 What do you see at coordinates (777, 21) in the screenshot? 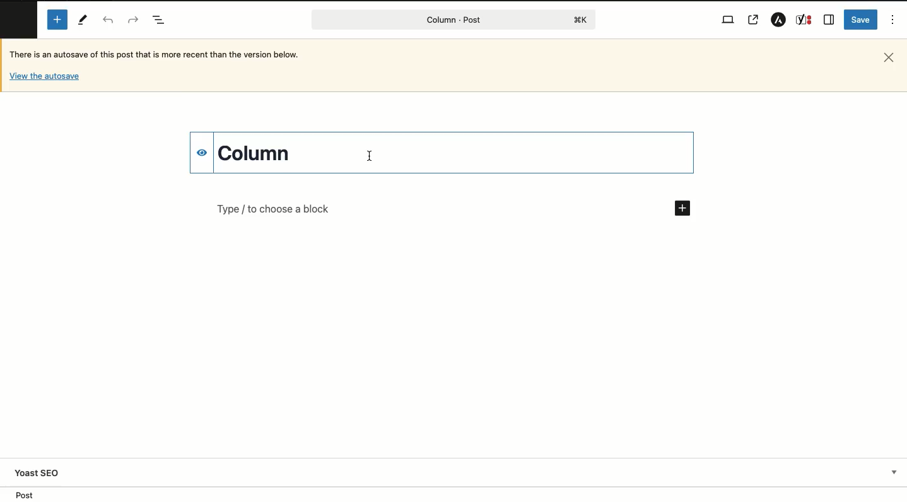
I see `Astar` at bounding box center [777, 21].